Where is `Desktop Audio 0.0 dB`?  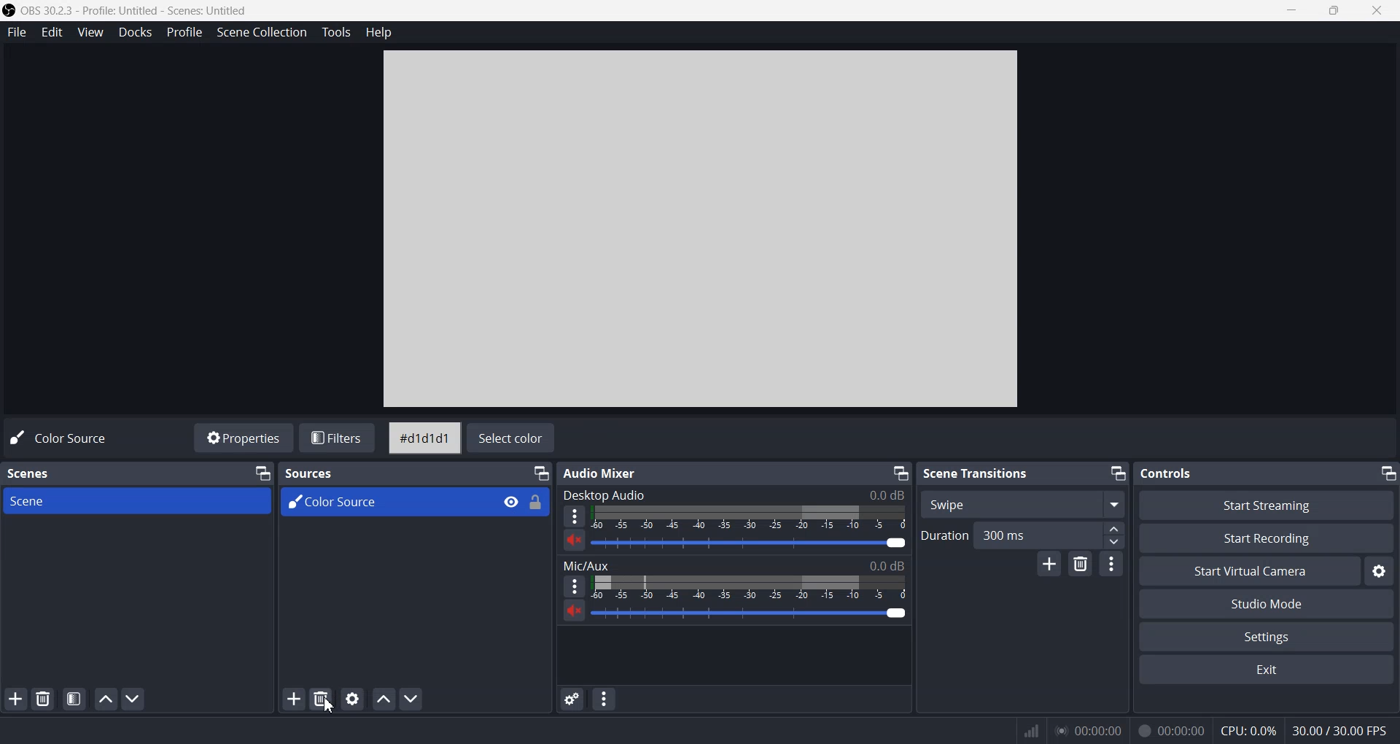
Desktop Audio 0.0 dB is located at coordinates (733, 495).